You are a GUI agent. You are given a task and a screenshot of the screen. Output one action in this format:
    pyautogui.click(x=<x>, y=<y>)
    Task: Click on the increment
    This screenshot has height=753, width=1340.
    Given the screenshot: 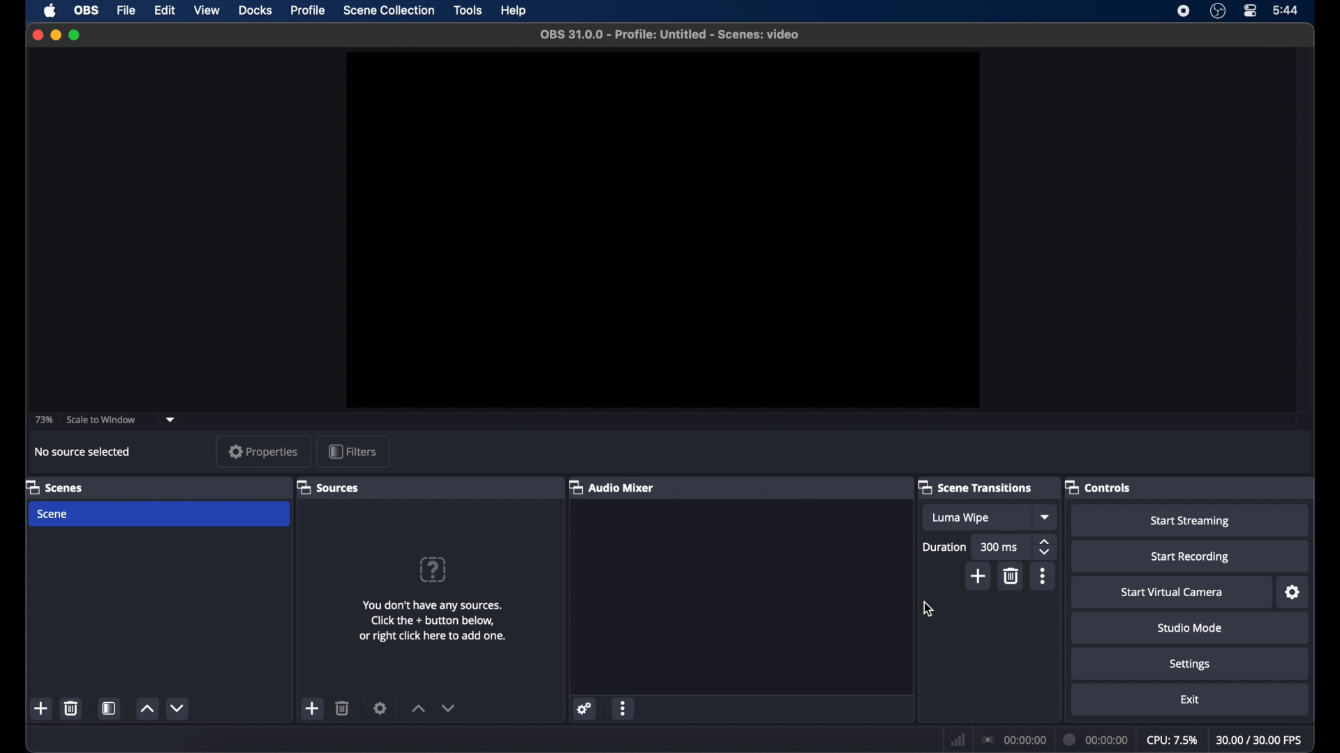 What is the action you would take?
    pyautogui.click(x=419, y=708)
    